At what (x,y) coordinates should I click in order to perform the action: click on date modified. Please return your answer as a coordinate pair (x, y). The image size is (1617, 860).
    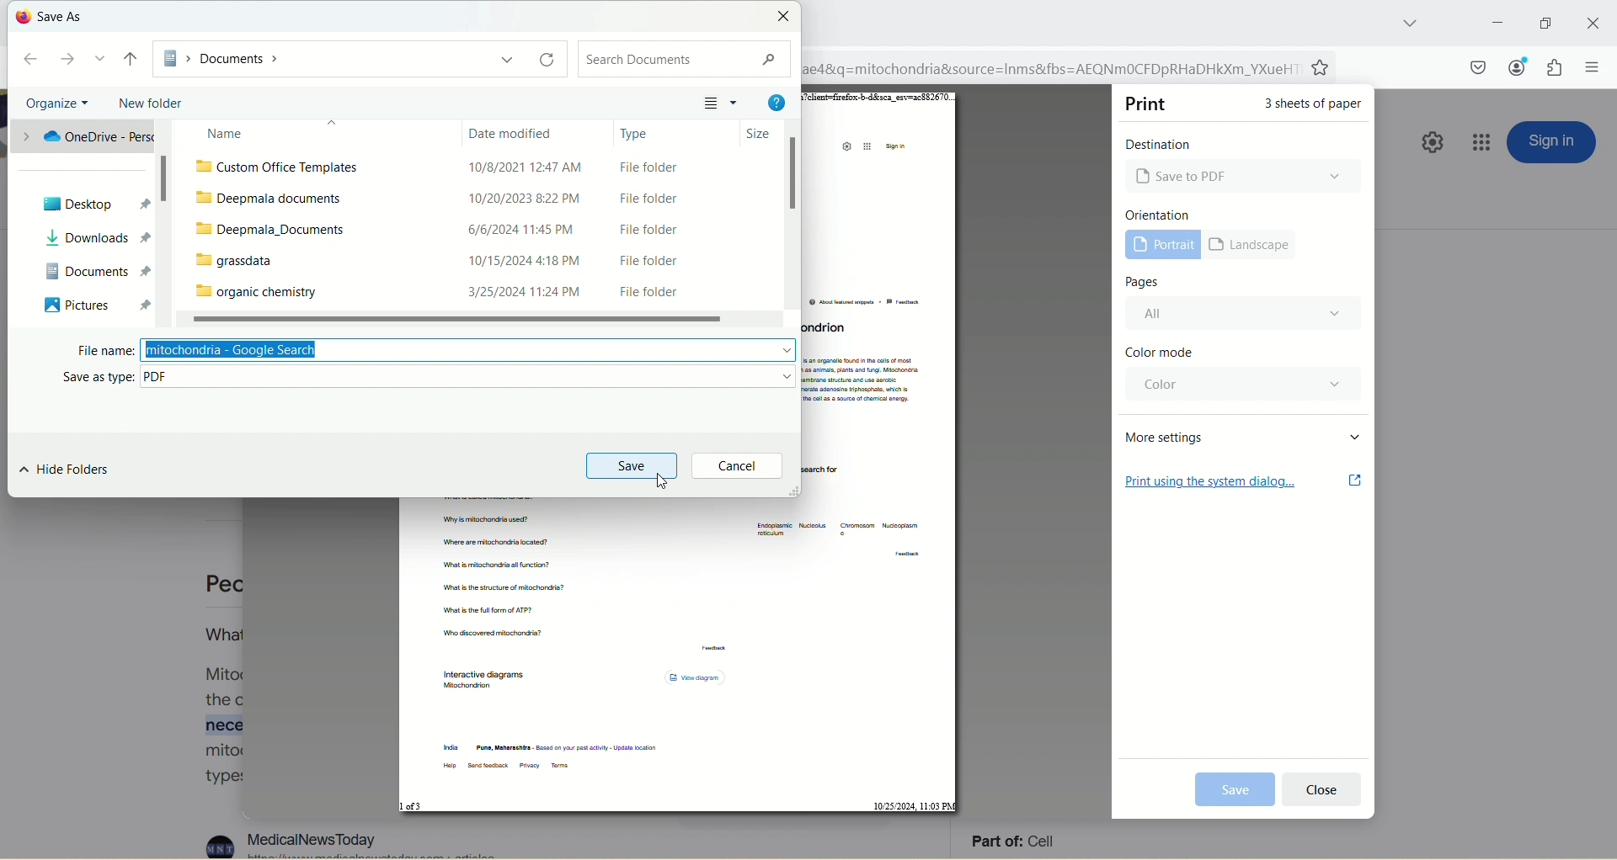
    Looking at the image, I should click on (535, 133).